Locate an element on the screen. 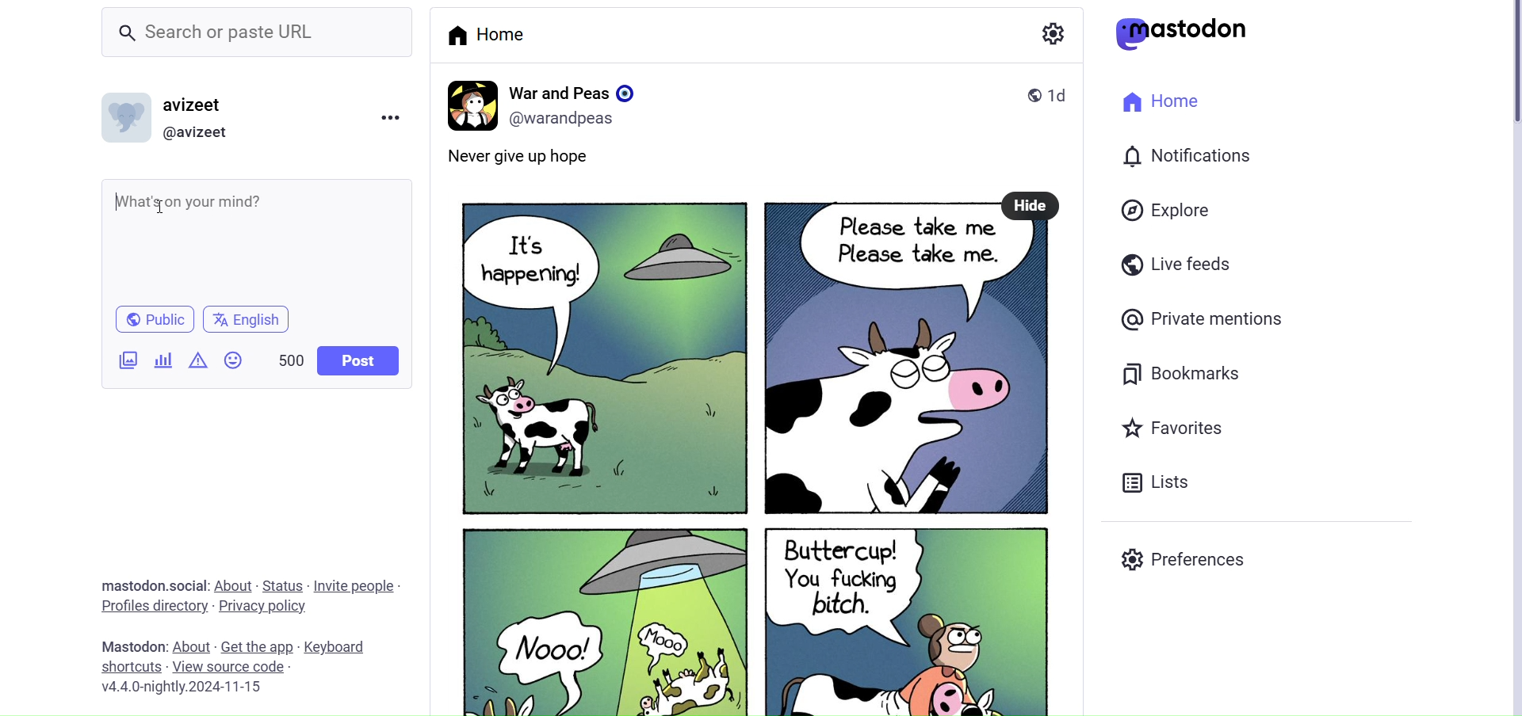  1d is located at coordinates (1065, 93).